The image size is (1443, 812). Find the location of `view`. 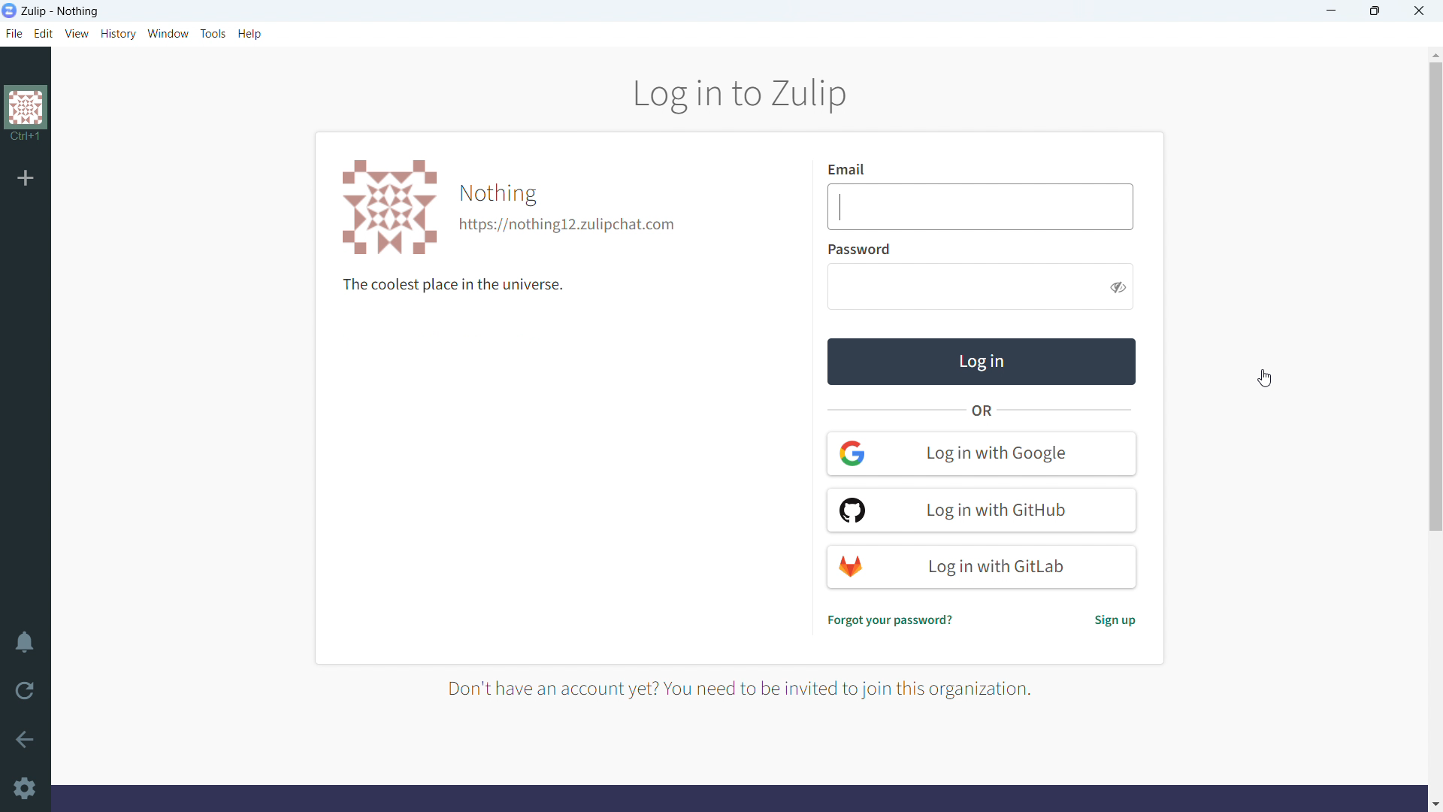

view is located at coordinates (77, 34).